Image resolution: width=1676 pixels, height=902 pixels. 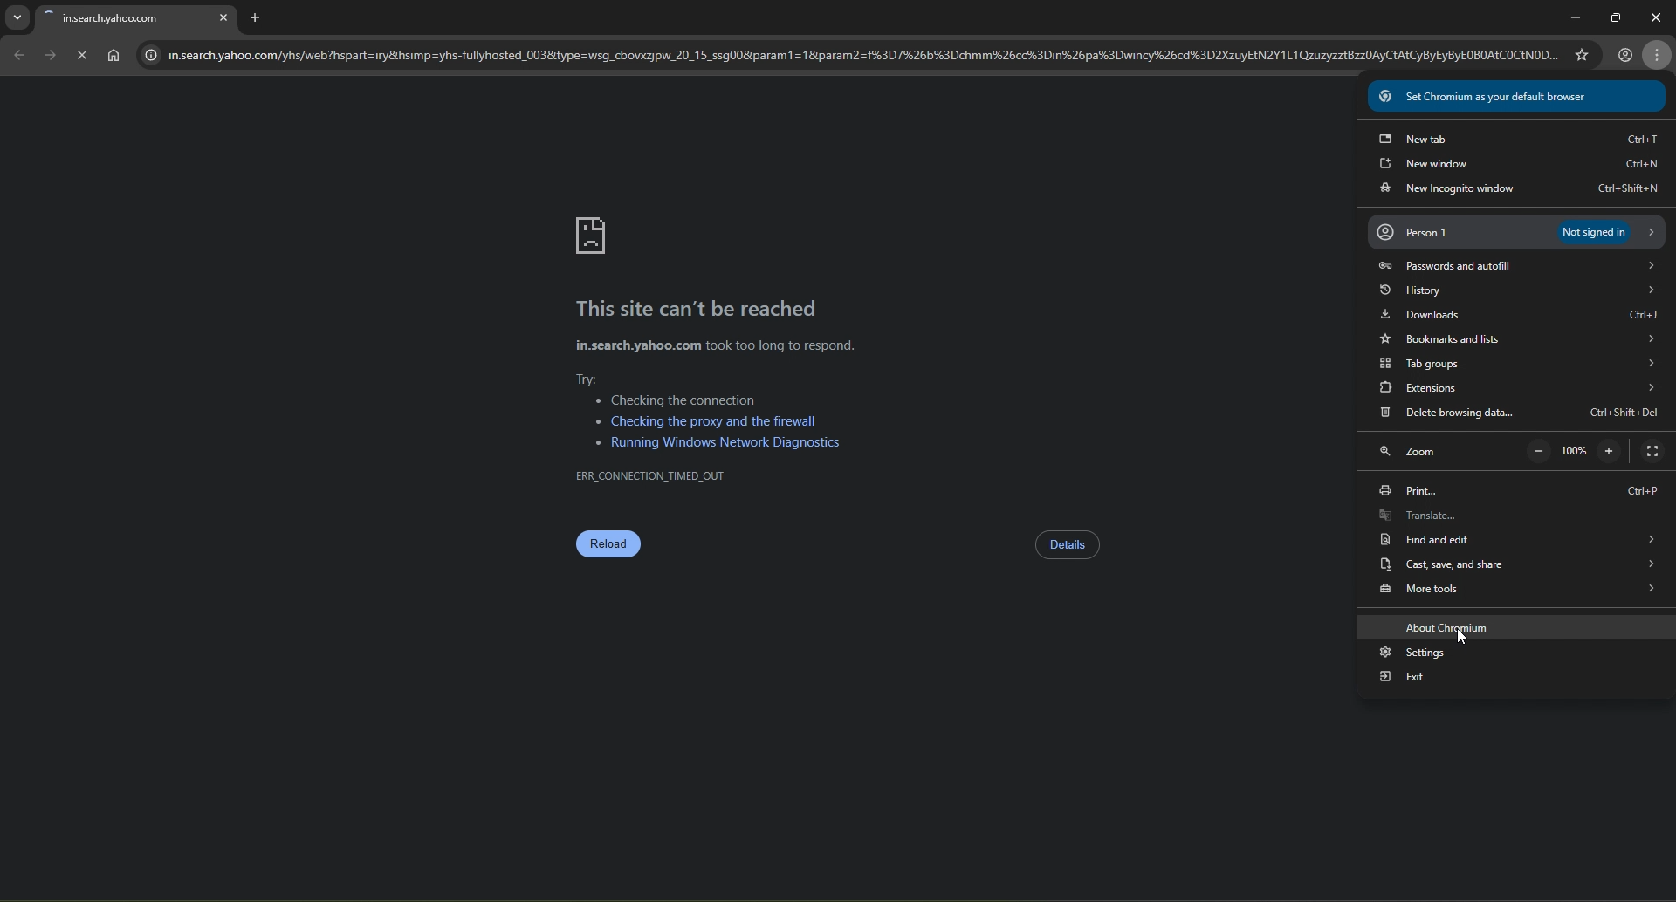 I want to click on new tab, so click(x=1515, y=138).